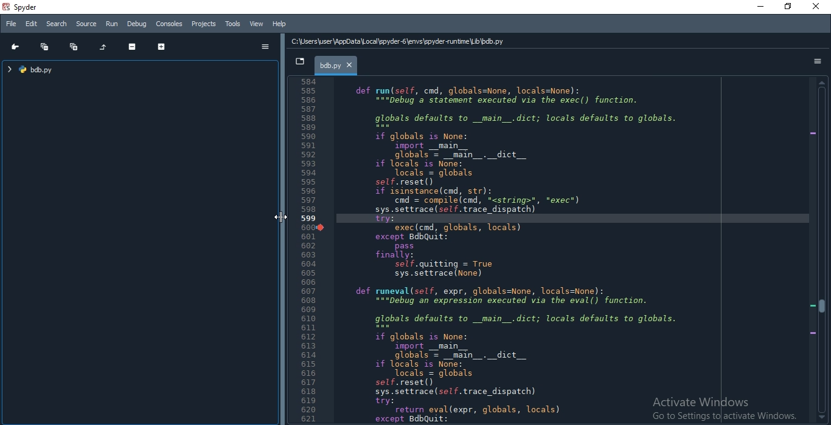  What do you see at coordinates (310, 251) in the screenshot?
I see `Line Number` at bounding box center [310, 251].